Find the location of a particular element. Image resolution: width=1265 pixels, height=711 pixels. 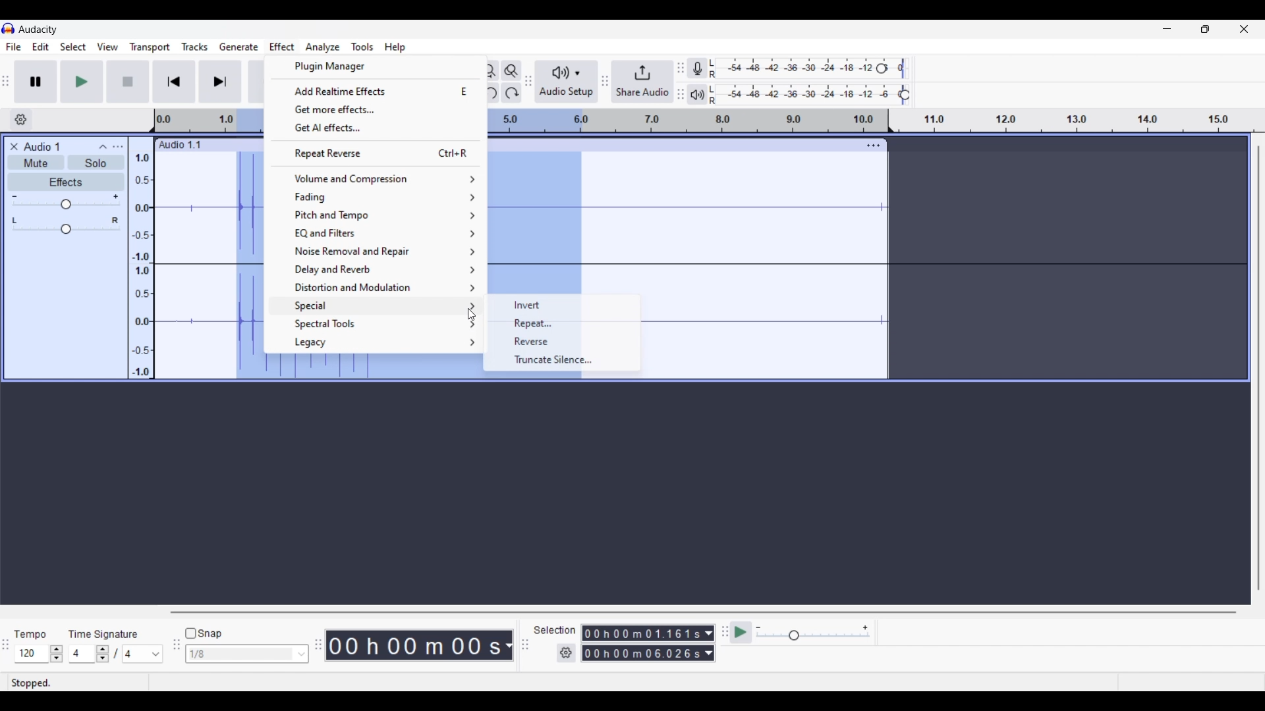

Name of audio track is located at coordinates (42, 146).